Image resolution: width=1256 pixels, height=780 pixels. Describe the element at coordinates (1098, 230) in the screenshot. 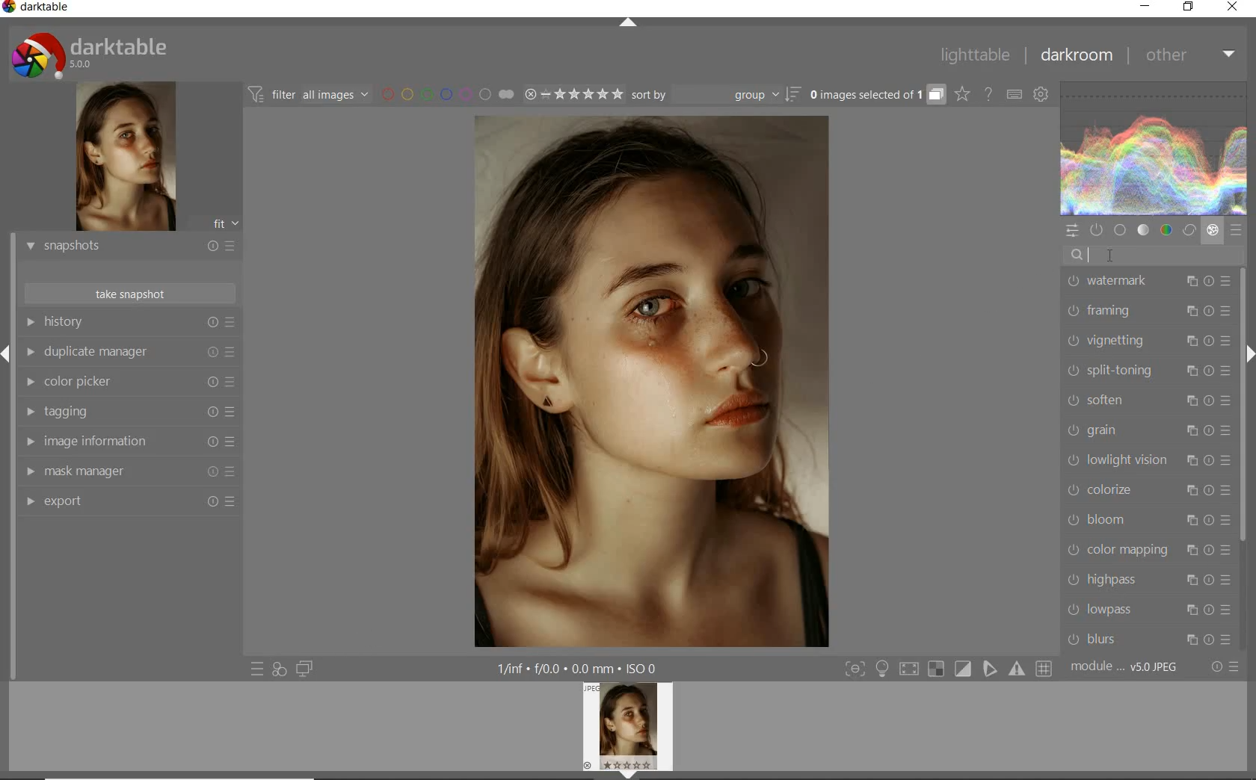

I see `show only active modules` at that location.